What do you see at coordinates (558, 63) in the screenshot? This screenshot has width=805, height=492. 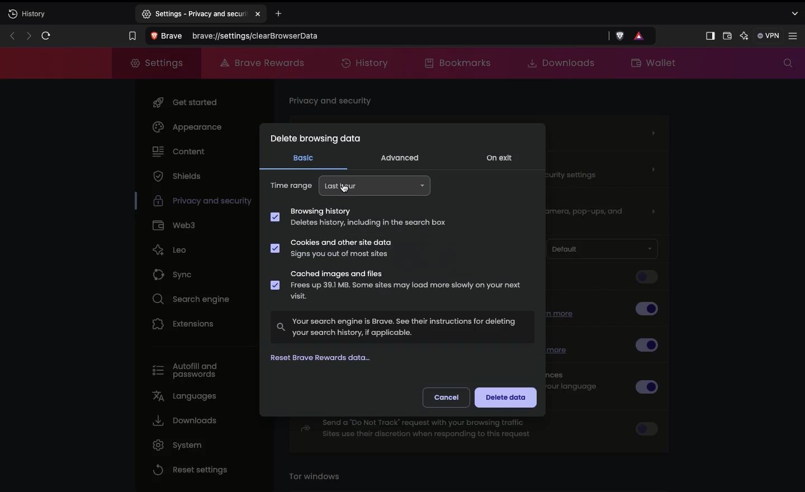 I see `Downloads` at bounding box center [558, 63].